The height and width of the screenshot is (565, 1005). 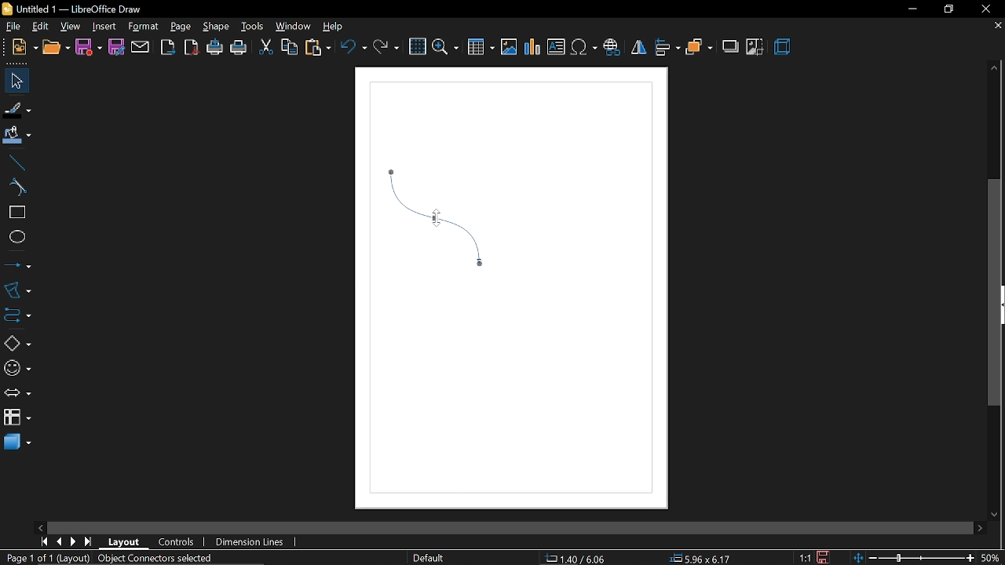 What do you see at coordinates (103, 25) in the screenshot?
I see `Insert` at bounding box center [103, 25].